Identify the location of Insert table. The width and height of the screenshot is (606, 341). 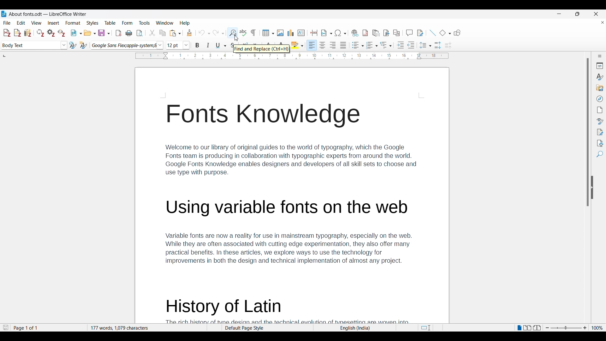
(268, 33).